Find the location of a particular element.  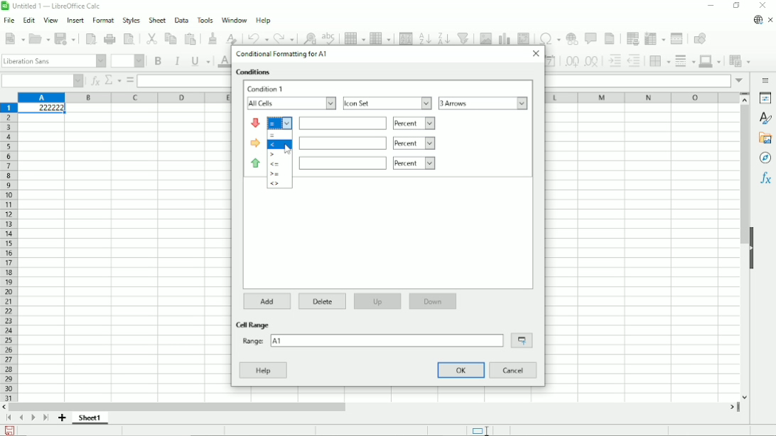

>= is located at coordinates (275, 174).